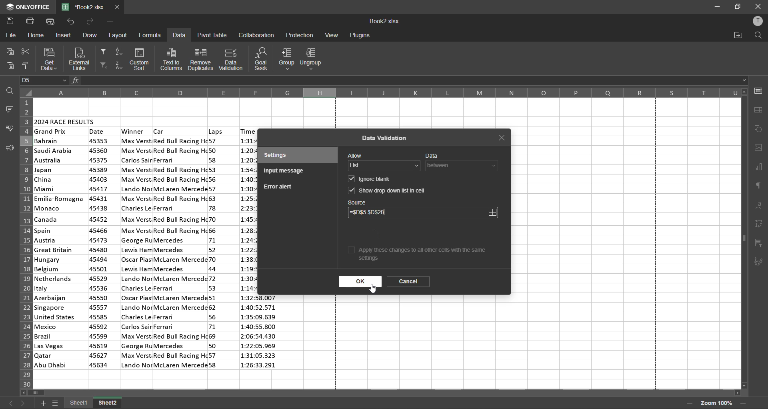  Describe the element at coordinates (76, 82) in the screenshot. I see `fx` at that location.